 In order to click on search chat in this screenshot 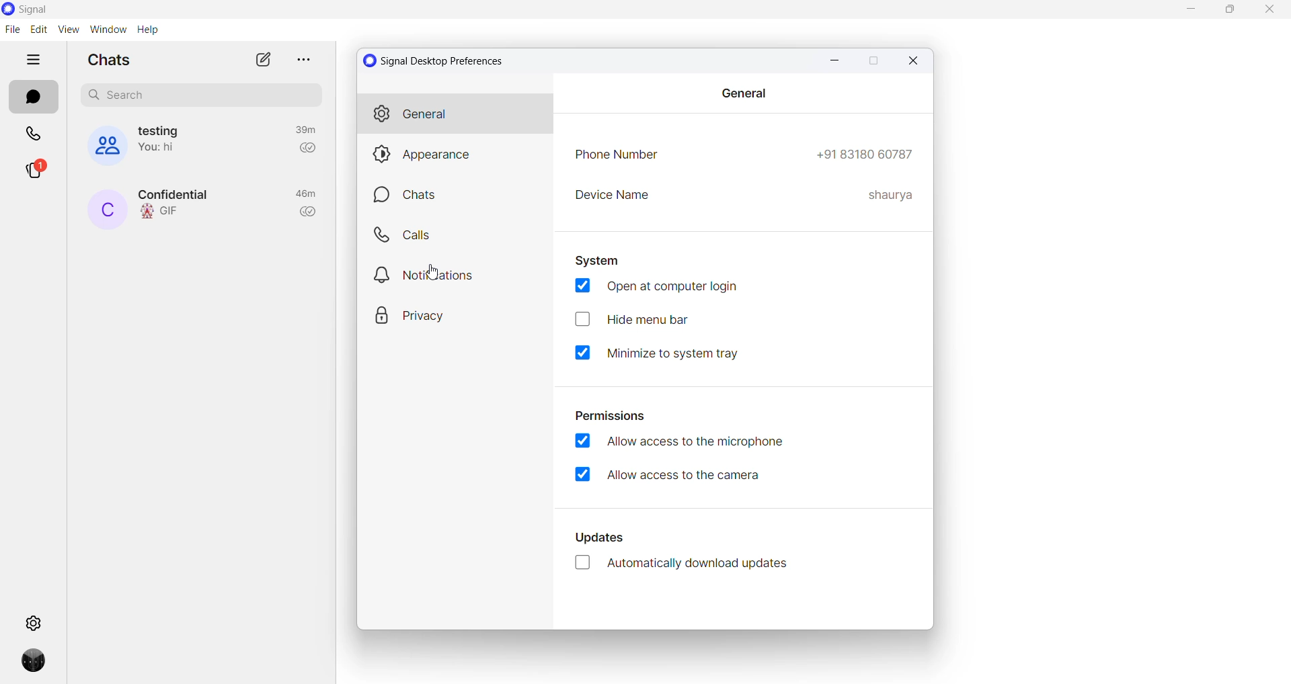, I will do `click(201, 95)`.